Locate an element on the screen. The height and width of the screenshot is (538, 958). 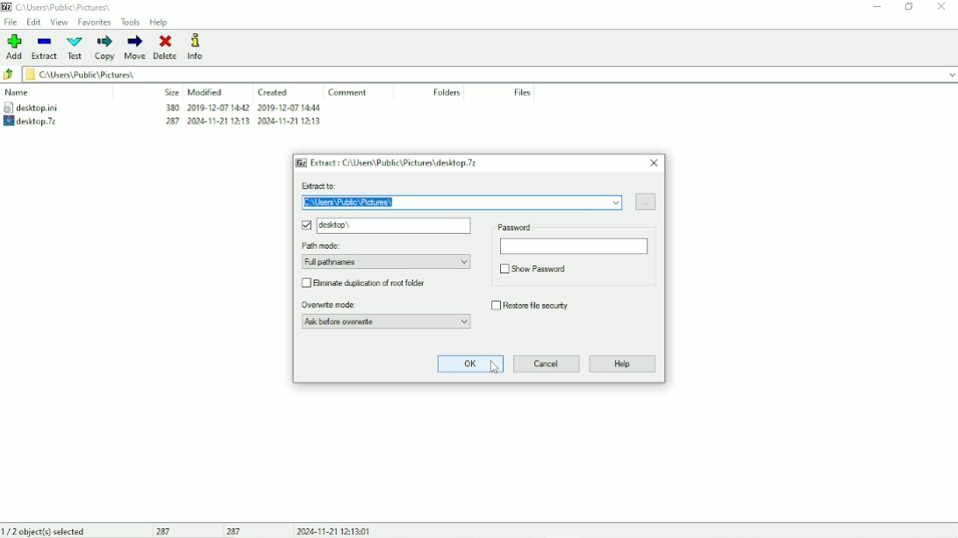
Help is located at coordinates (624, 364).